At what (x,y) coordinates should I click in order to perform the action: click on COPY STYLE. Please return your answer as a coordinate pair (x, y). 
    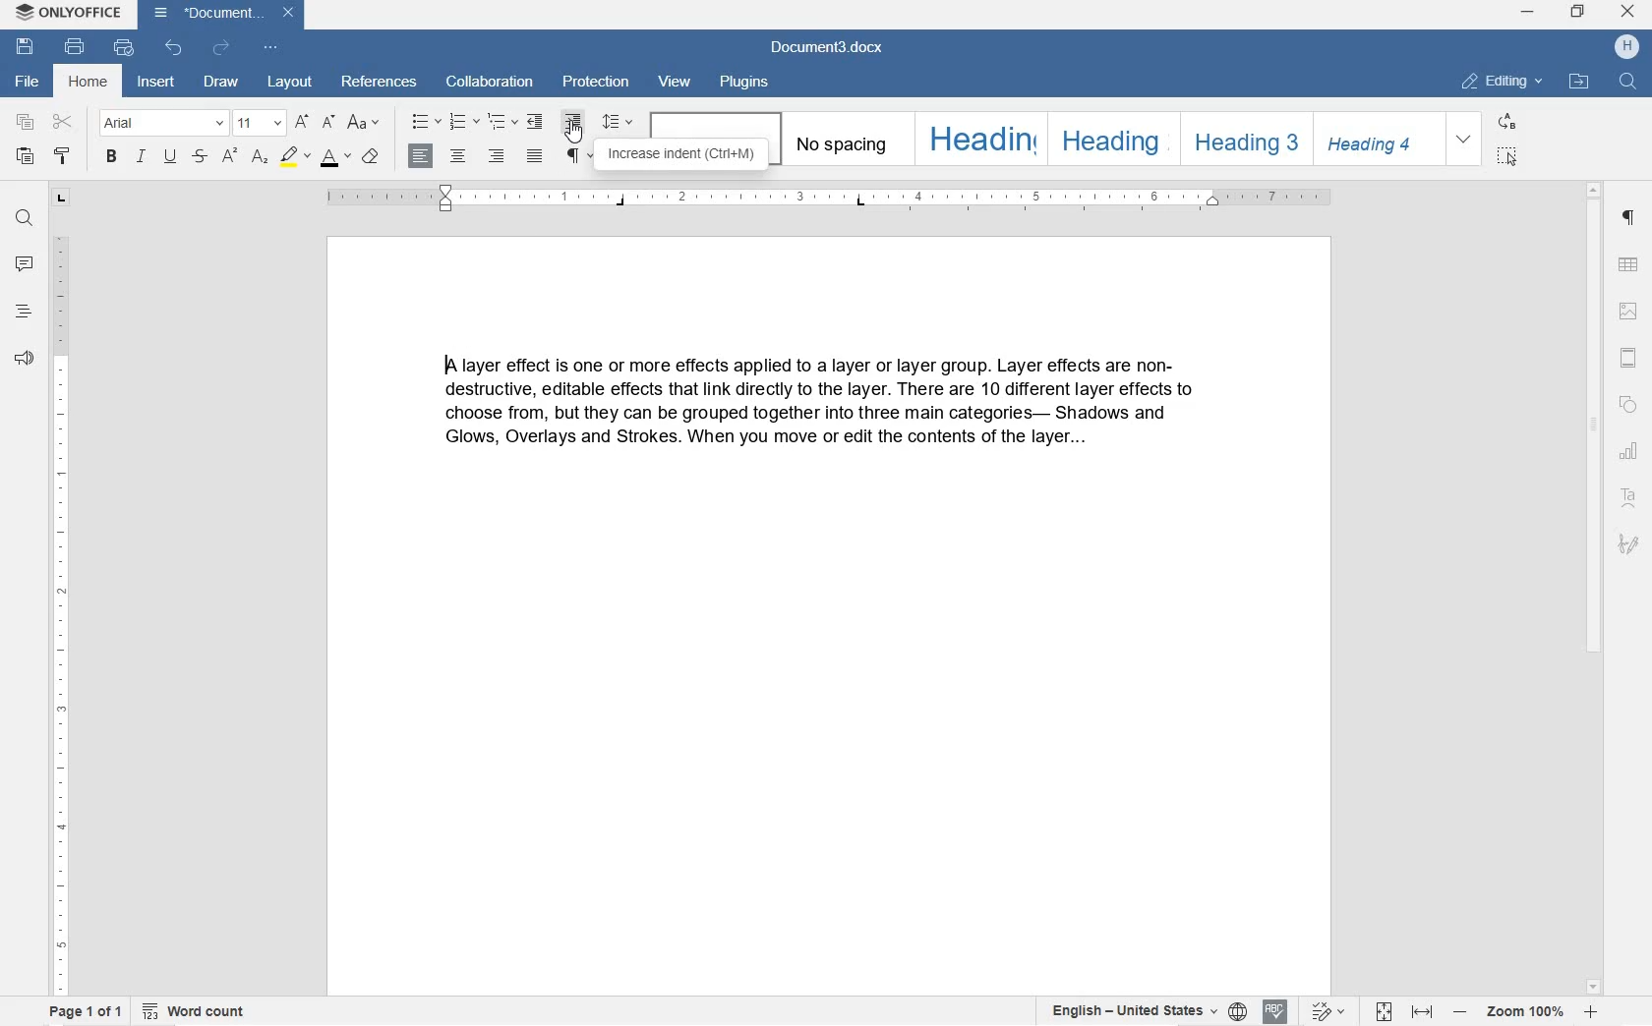
    Looking at the image, I should click on (62, 156).